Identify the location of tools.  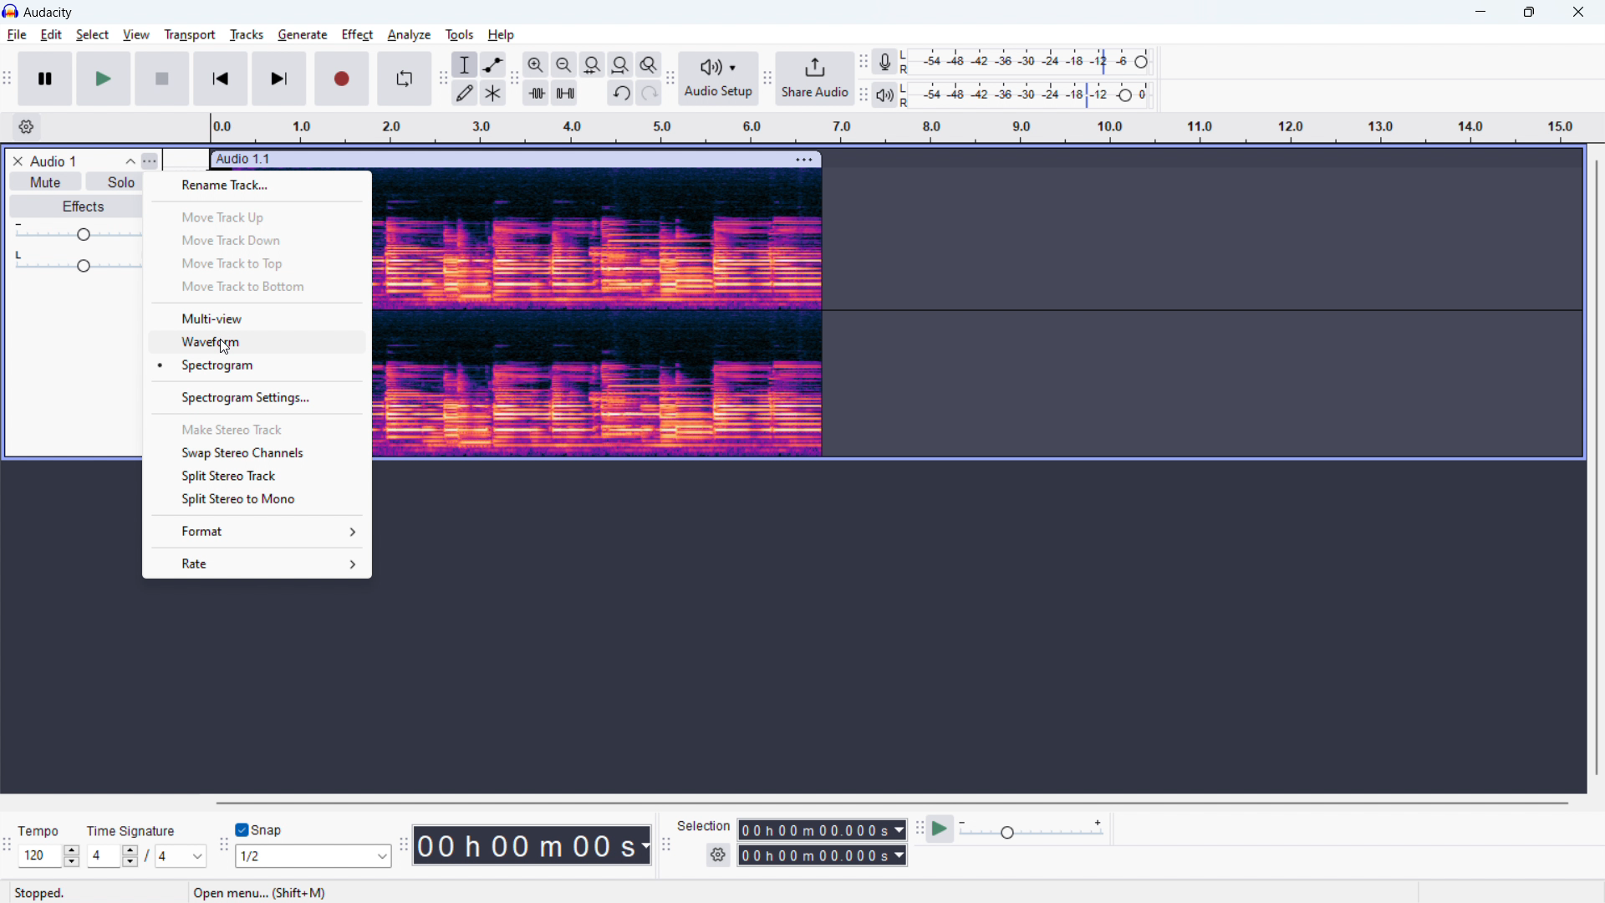
(460, 34).